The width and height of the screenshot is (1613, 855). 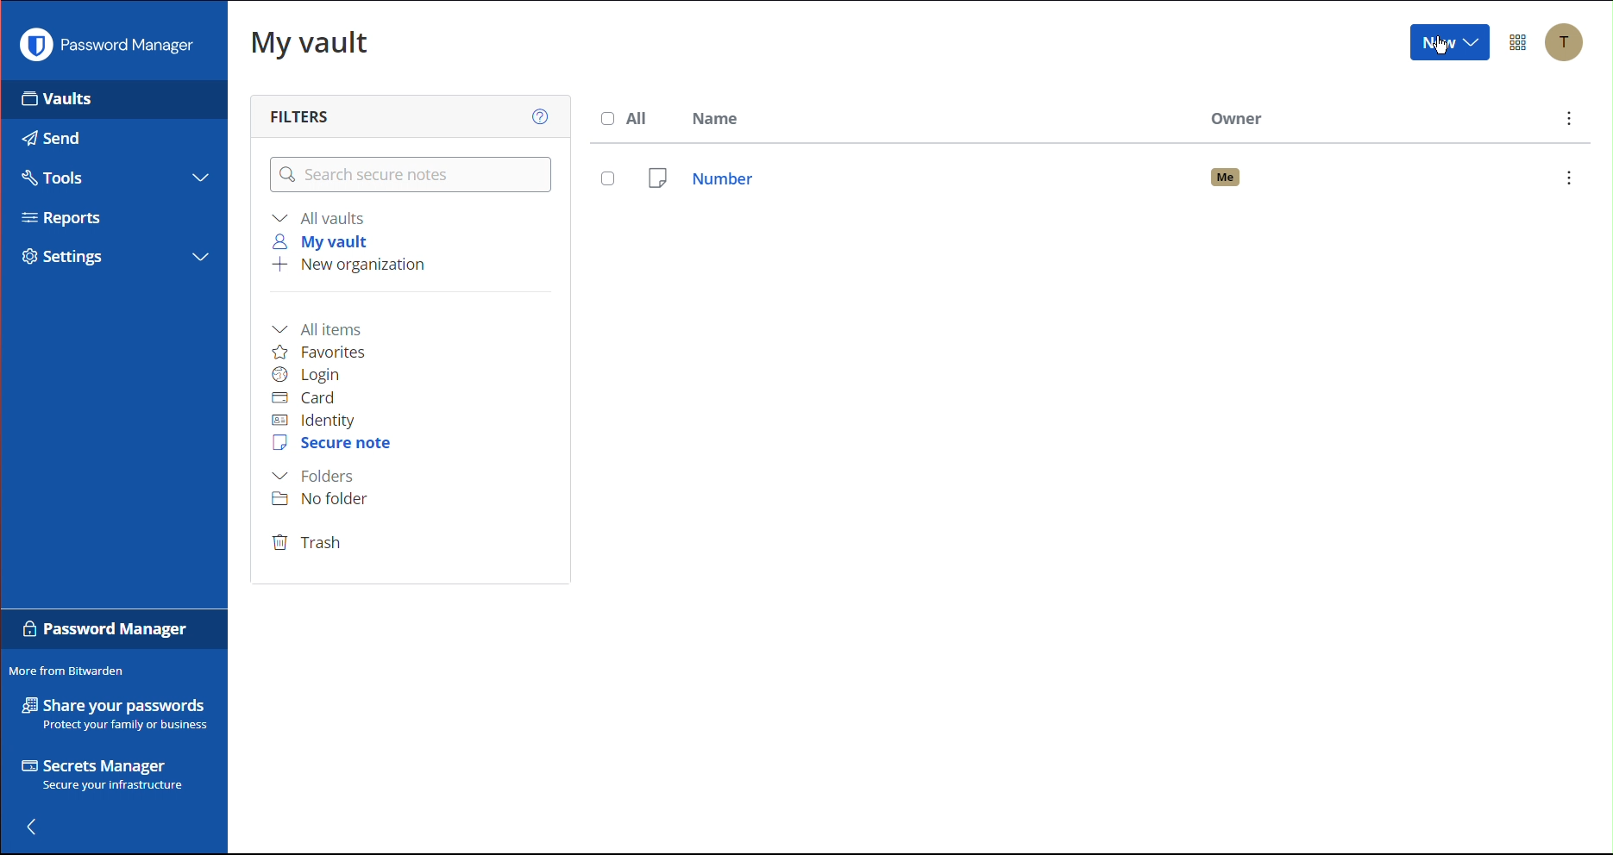 I want to click on Options, so click(x=1520, y=43).